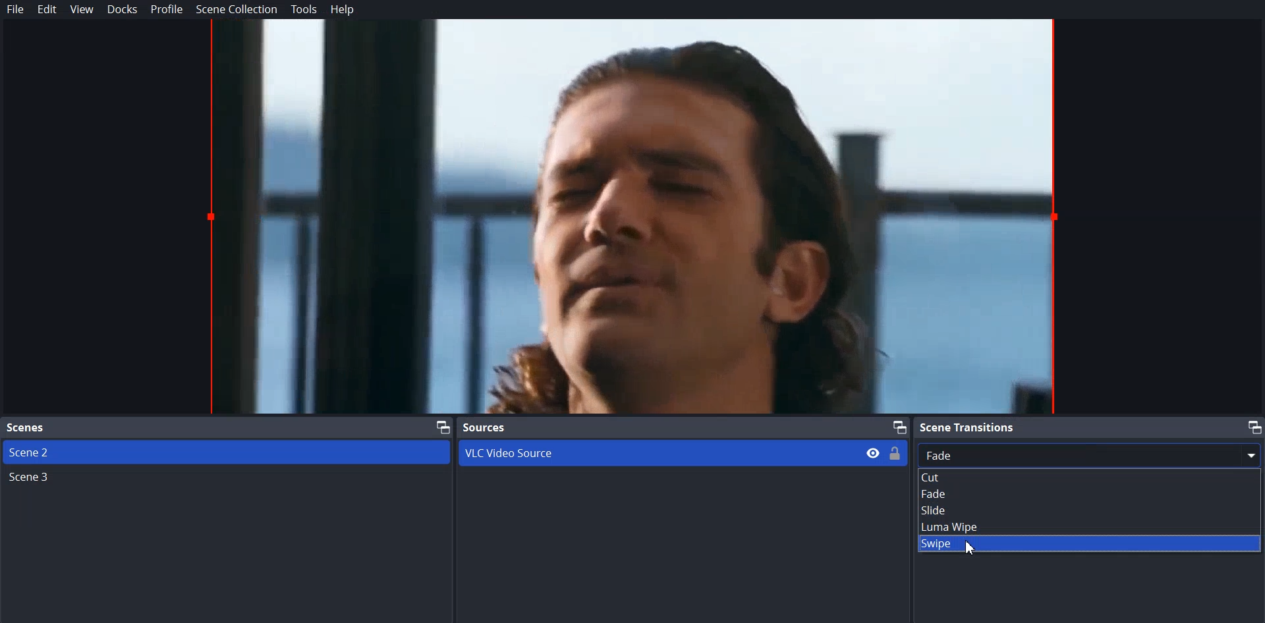 This screenshot has height=623, width=1265. Describe the element at coordinates (971, 550) in the screenshot. I see `Cursor` at that location.